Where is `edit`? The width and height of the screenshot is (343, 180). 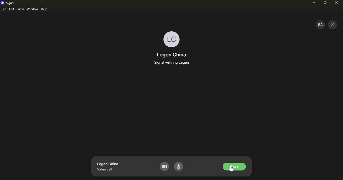
edit is located at coordinates (12, 9).